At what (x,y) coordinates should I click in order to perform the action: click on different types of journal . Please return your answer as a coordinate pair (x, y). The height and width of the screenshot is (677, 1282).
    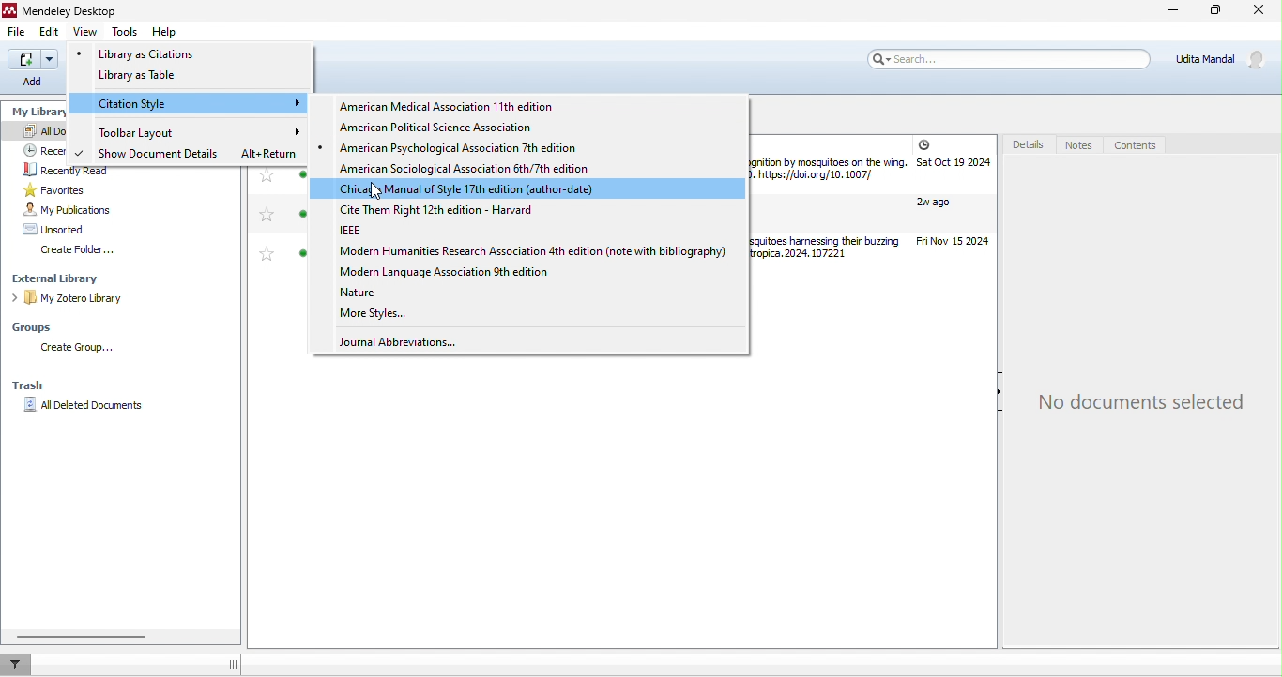
    Looking at the image, I should click on (829, 206).